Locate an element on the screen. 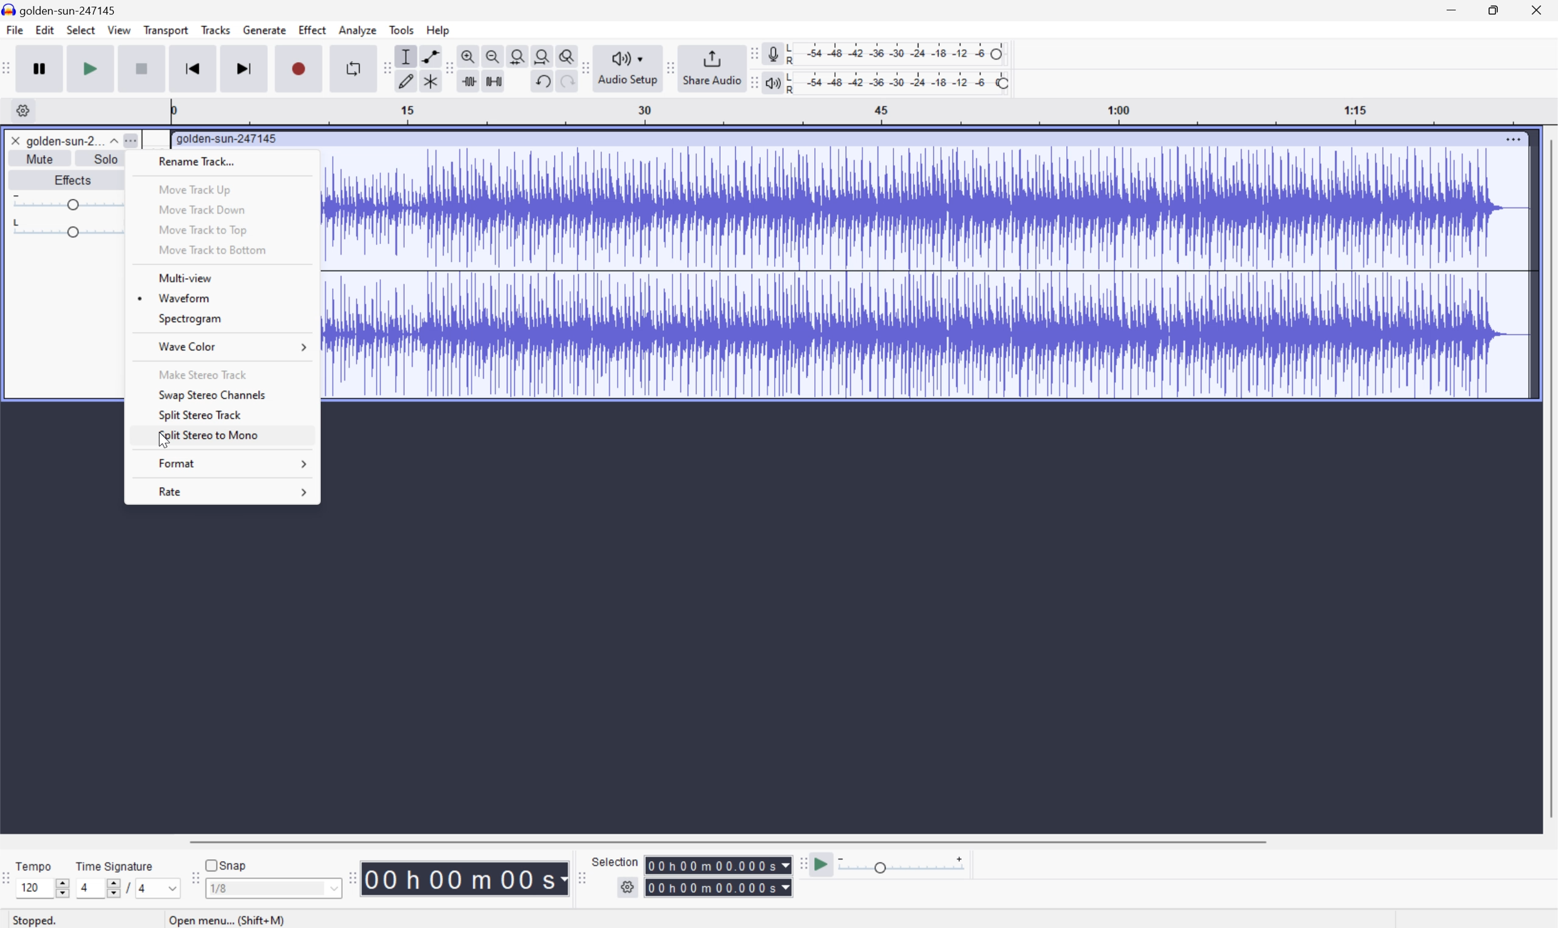  Time signature is located at coordinates (115, 864).